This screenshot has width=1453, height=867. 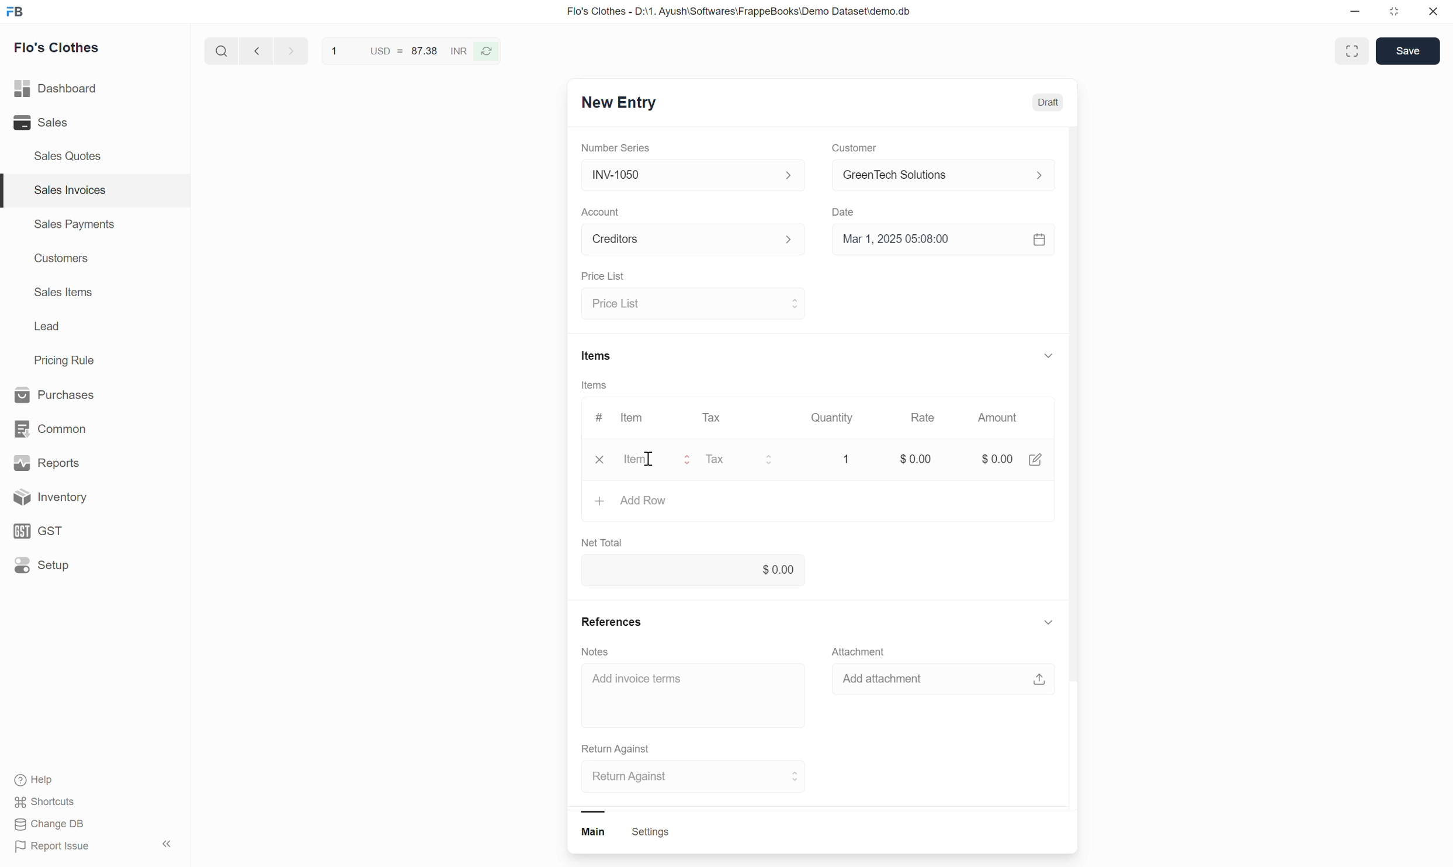 What do you see at coordinates (853, 148) in the screenshot?
I see `Customer` at bounding box center [853, 148].